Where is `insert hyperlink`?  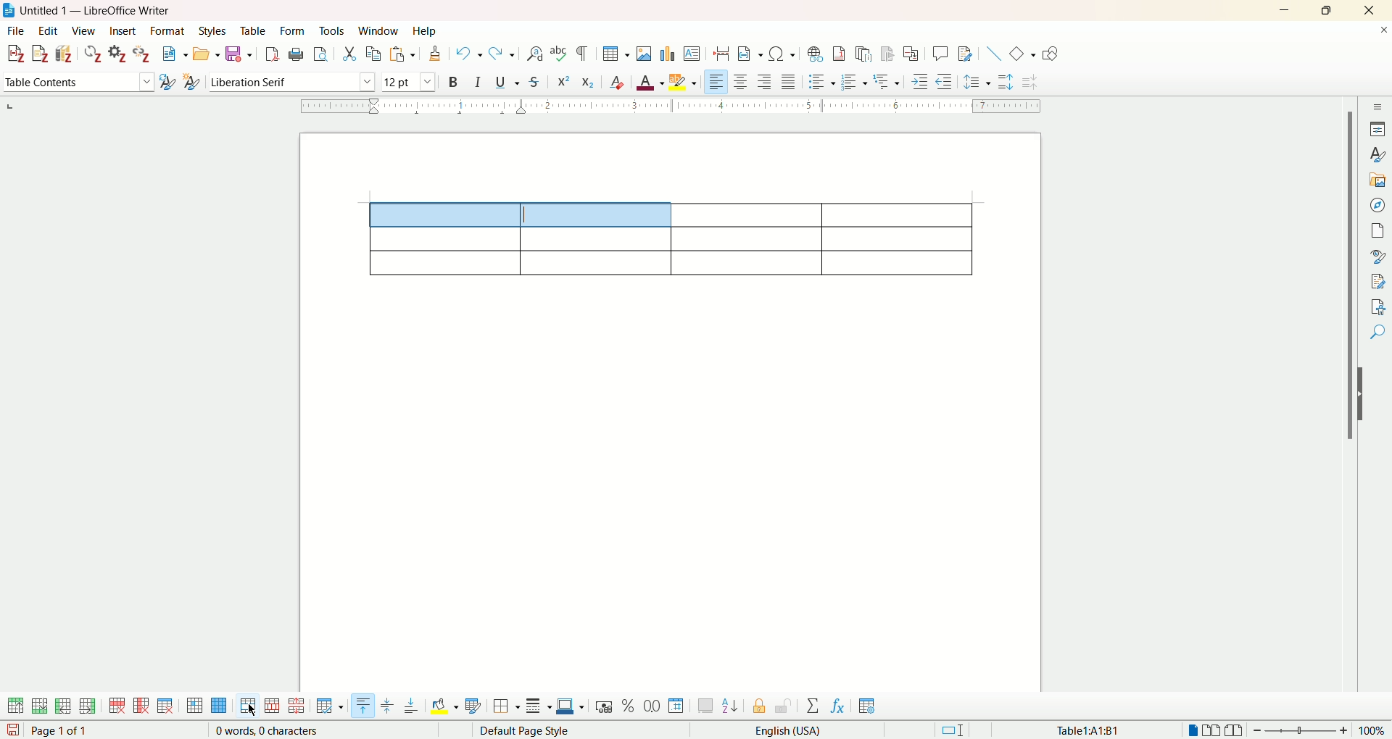
insert hyperlink is located at coordinates (814, 55).